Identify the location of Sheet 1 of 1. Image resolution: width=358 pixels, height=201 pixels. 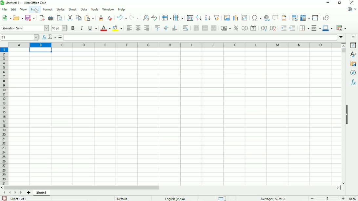
(18, 199).